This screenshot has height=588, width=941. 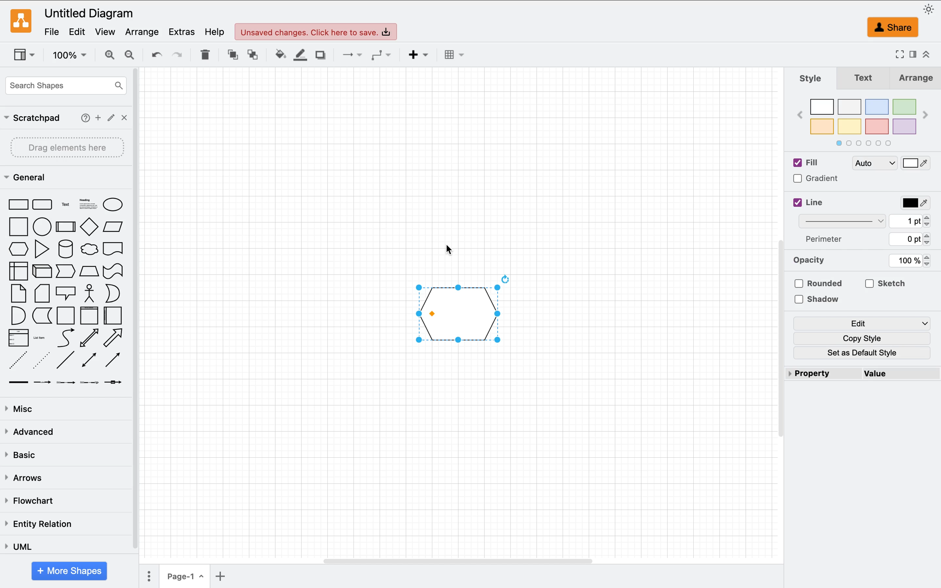 I want to click on uml, so click(x=17, y=546).